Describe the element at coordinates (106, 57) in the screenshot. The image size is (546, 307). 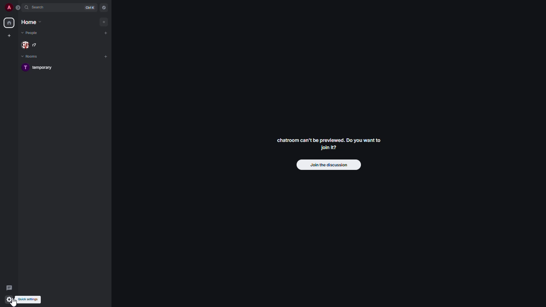
I see `add` at that location.